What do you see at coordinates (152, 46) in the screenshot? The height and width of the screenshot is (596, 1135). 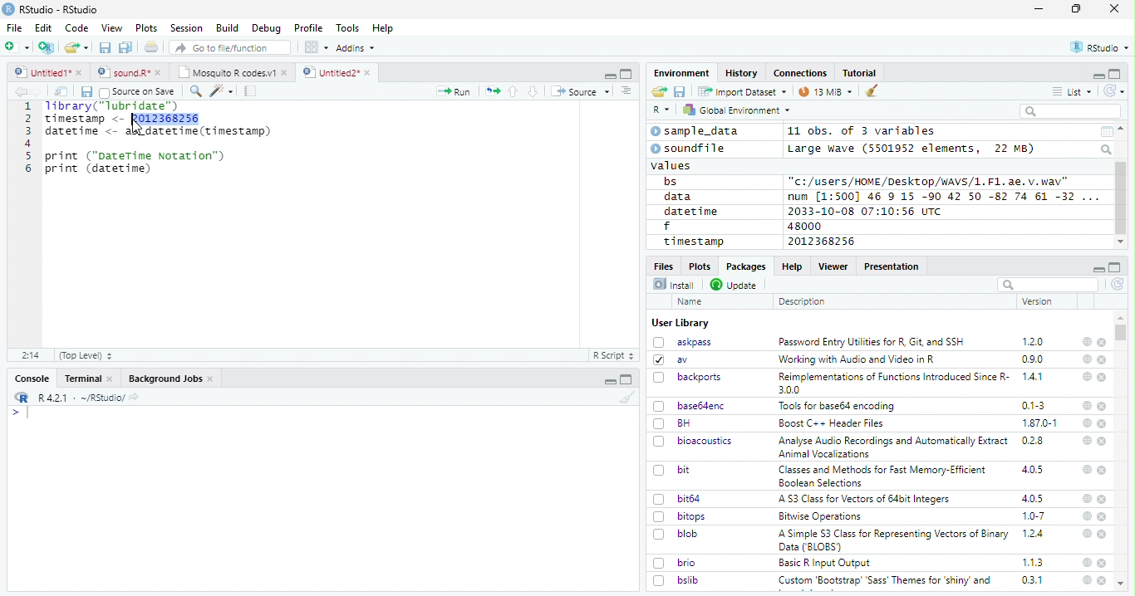 I see `Print` at bounding box center [152, 46].